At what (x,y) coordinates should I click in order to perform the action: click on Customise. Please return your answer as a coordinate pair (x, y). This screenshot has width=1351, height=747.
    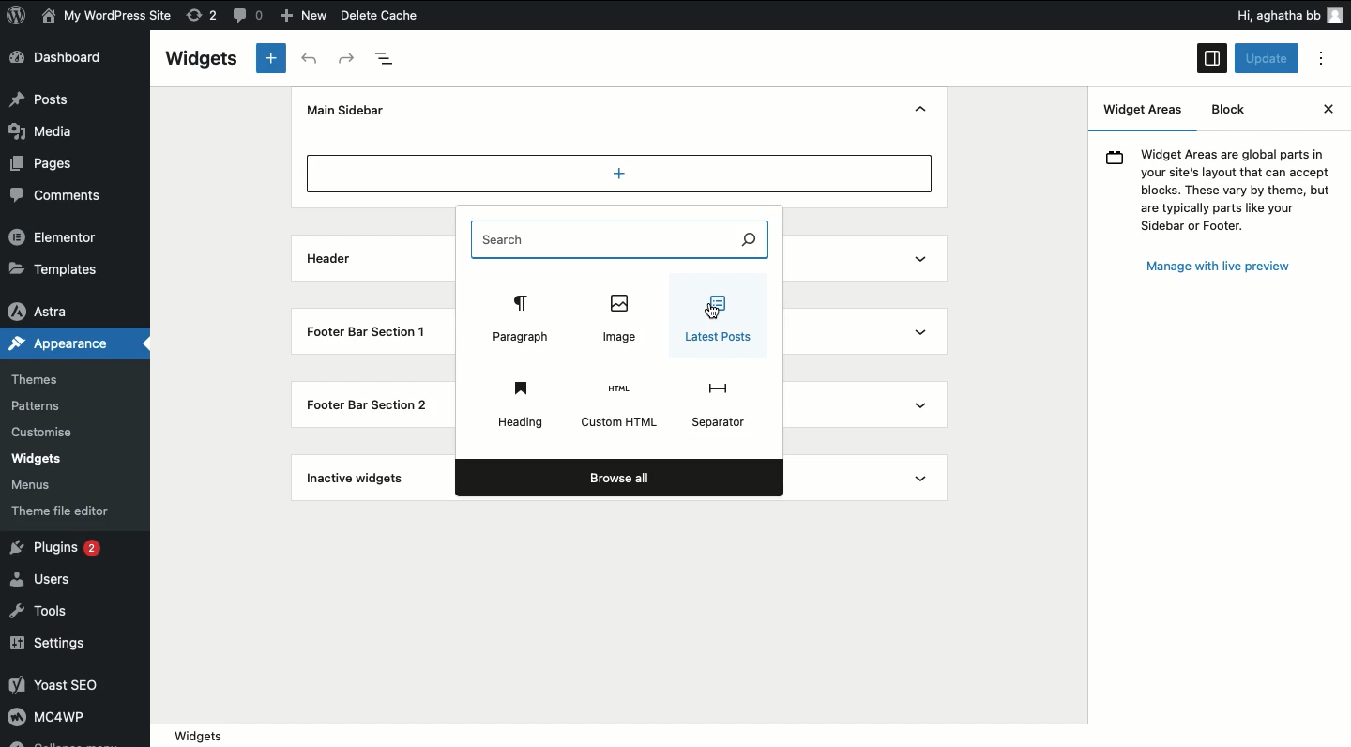
    Looking at the image, I should click on (43, 429).